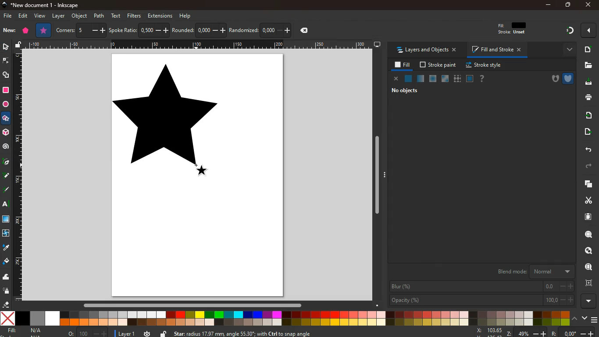 The height and width of the screenshot is (337, 599). Describe the element at coordinates (23, 16) in the screenshot. I see `edit` at that location.